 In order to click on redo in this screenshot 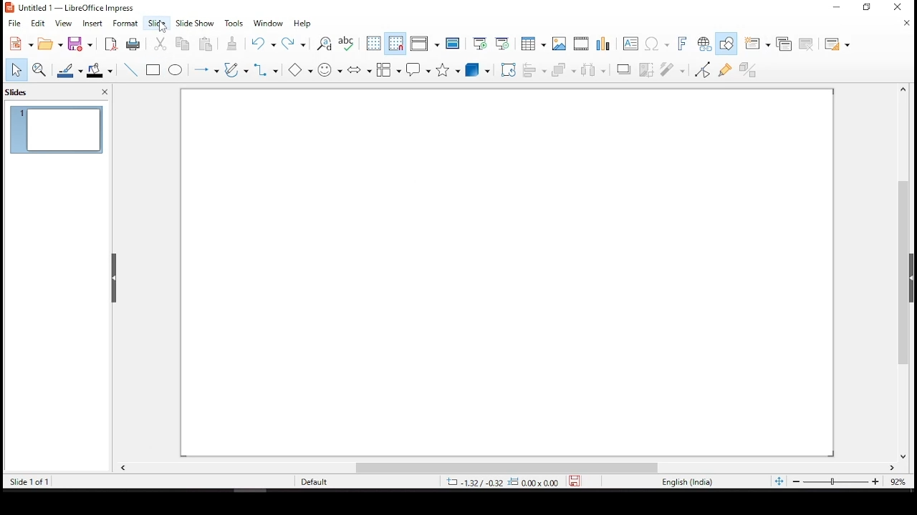, I will do `click(295, 44)`.